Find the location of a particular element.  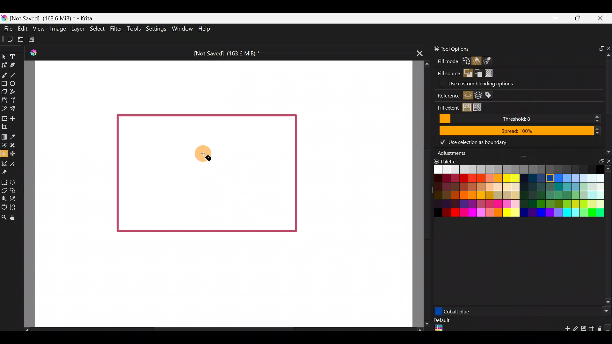

Sample a colour from the image/current layer is located at coordinates (14, 136).